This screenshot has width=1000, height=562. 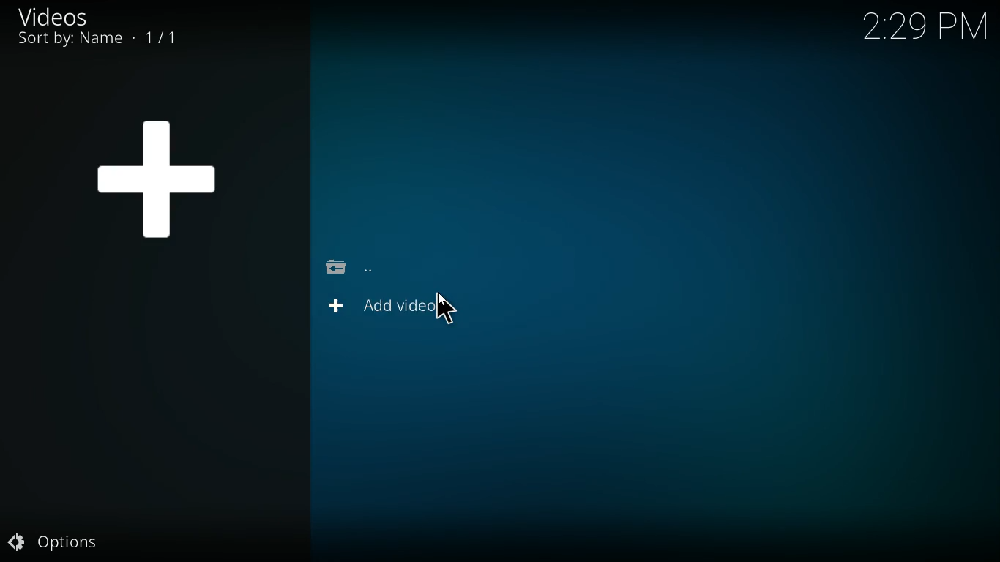 What do you see at coordinates (70, 540) in the screenshot?
I see `options` at bounding box center [70, 540].